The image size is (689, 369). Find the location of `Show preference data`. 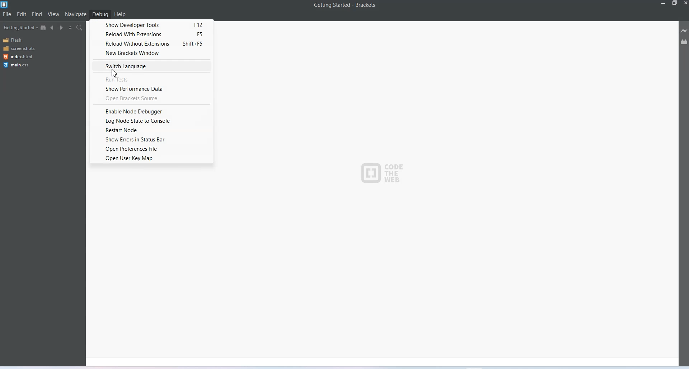

Show preference data is located at coordinates (152, 89).